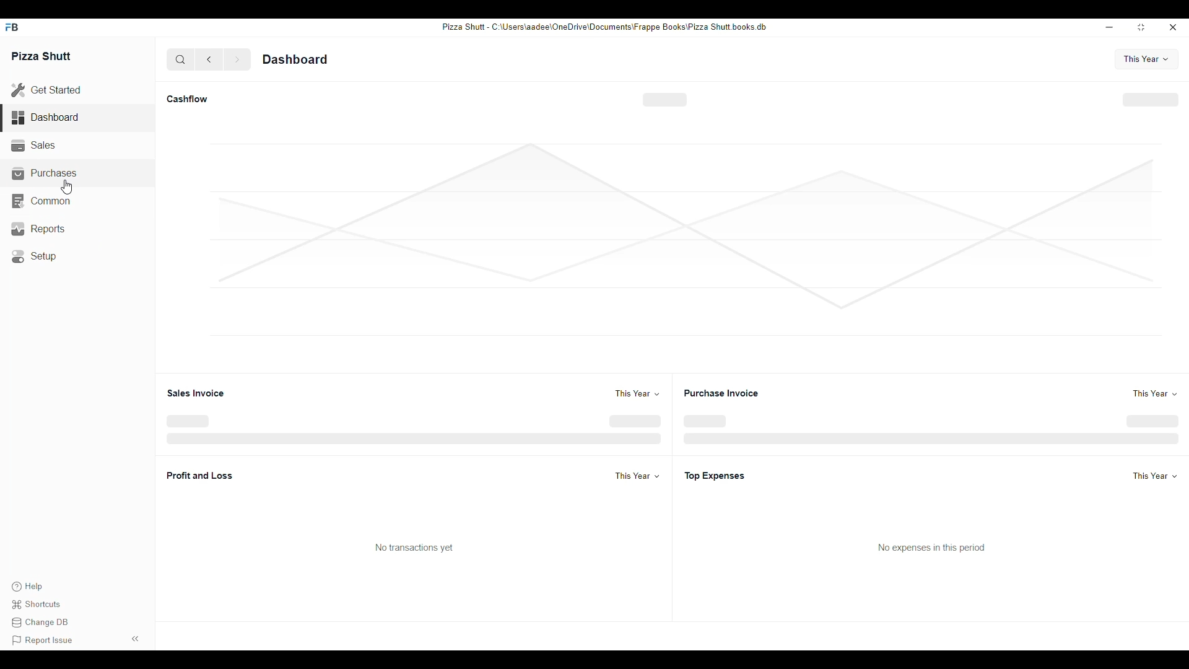 The image size is (1189, 669). I want to click on Help, so click(26, 587).